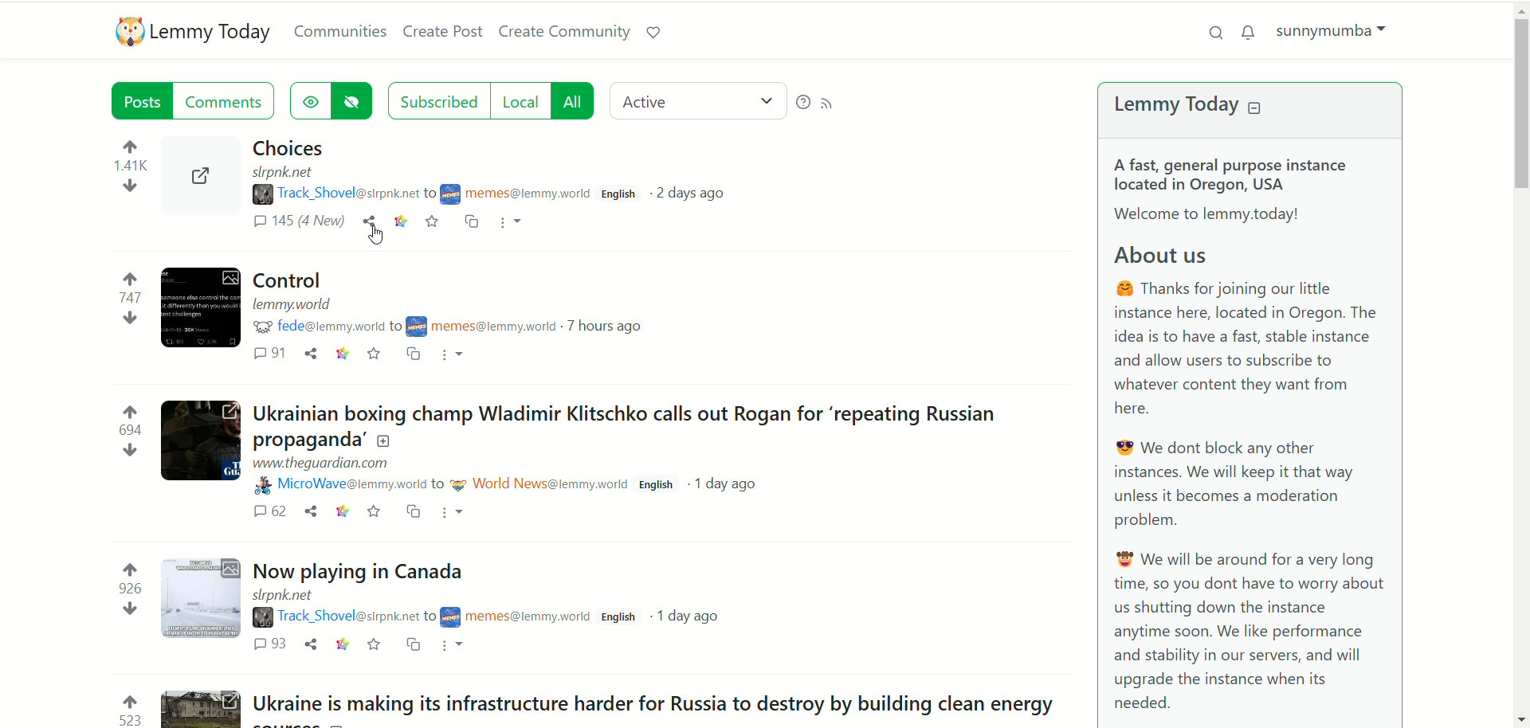 This screenshot has width=1530, height=728. I want to click on Post on "Ukrainian boxing champ Wladimir Klitschko calls out Rogan for ‘repeating Russian propaganda’", so click(625, 427).